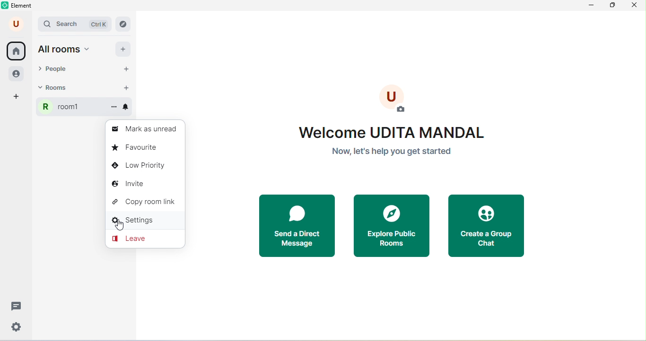  What do you see at coordinates (292, 225) in the screenshot?
I see `send a direct message` at bounding box center [292, 225].